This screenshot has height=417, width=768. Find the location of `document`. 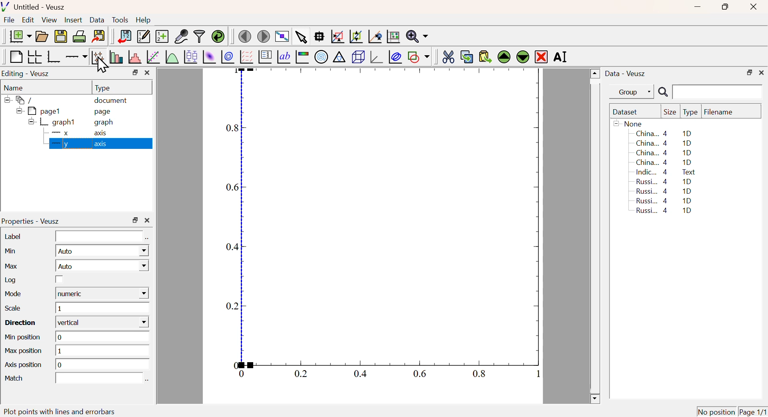

document is located at coordinates (111, 101).